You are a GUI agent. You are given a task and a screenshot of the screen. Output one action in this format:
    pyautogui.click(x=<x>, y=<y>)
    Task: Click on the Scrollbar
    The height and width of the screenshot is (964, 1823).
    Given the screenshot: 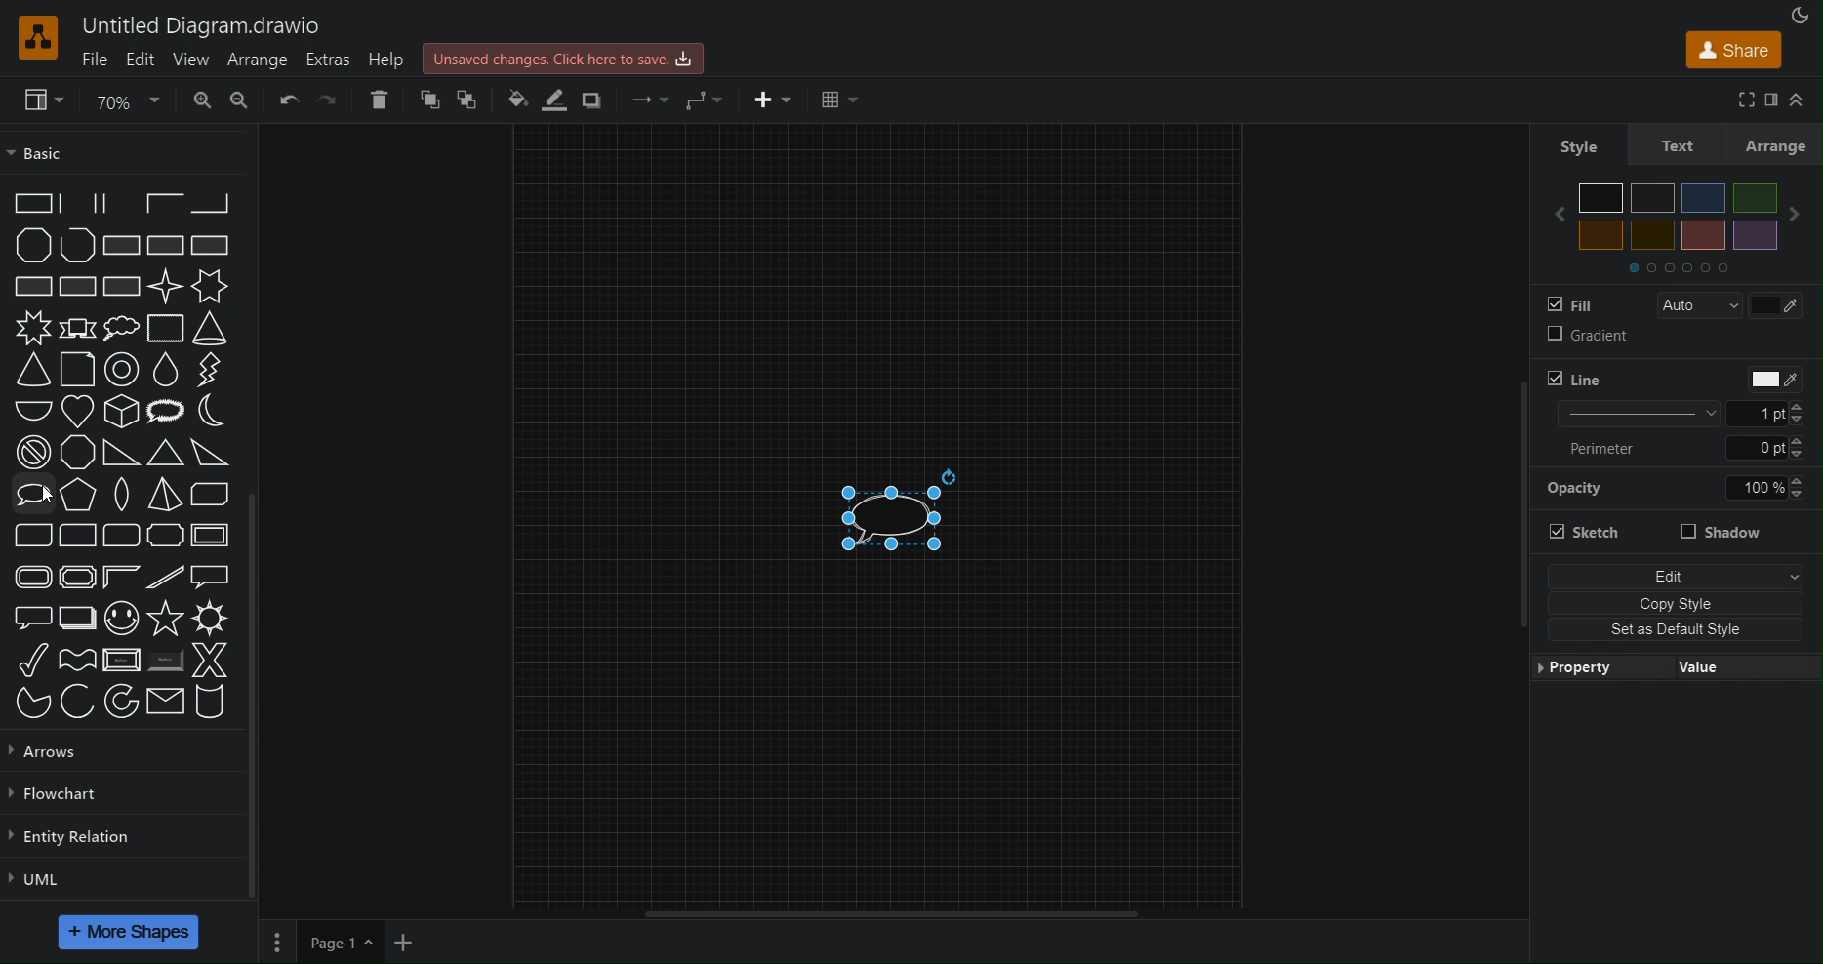 What is the action you would take?
    pyautogui.click(x=890, y=914)
    